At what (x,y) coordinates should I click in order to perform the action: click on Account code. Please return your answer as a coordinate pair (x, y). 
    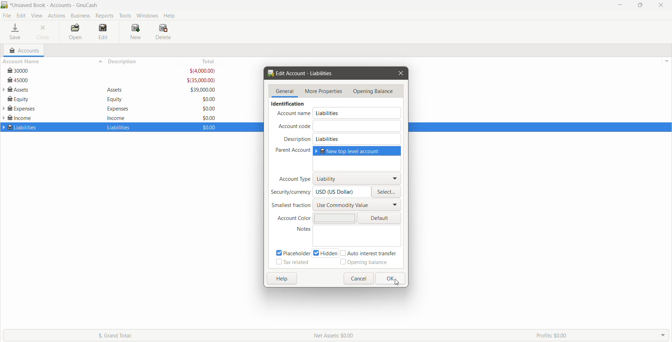
    Looking at the image, I should click on (293, 126).